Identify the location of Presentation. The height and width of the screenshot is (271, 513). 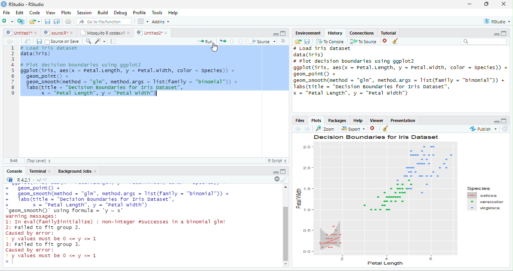
(403, 120).